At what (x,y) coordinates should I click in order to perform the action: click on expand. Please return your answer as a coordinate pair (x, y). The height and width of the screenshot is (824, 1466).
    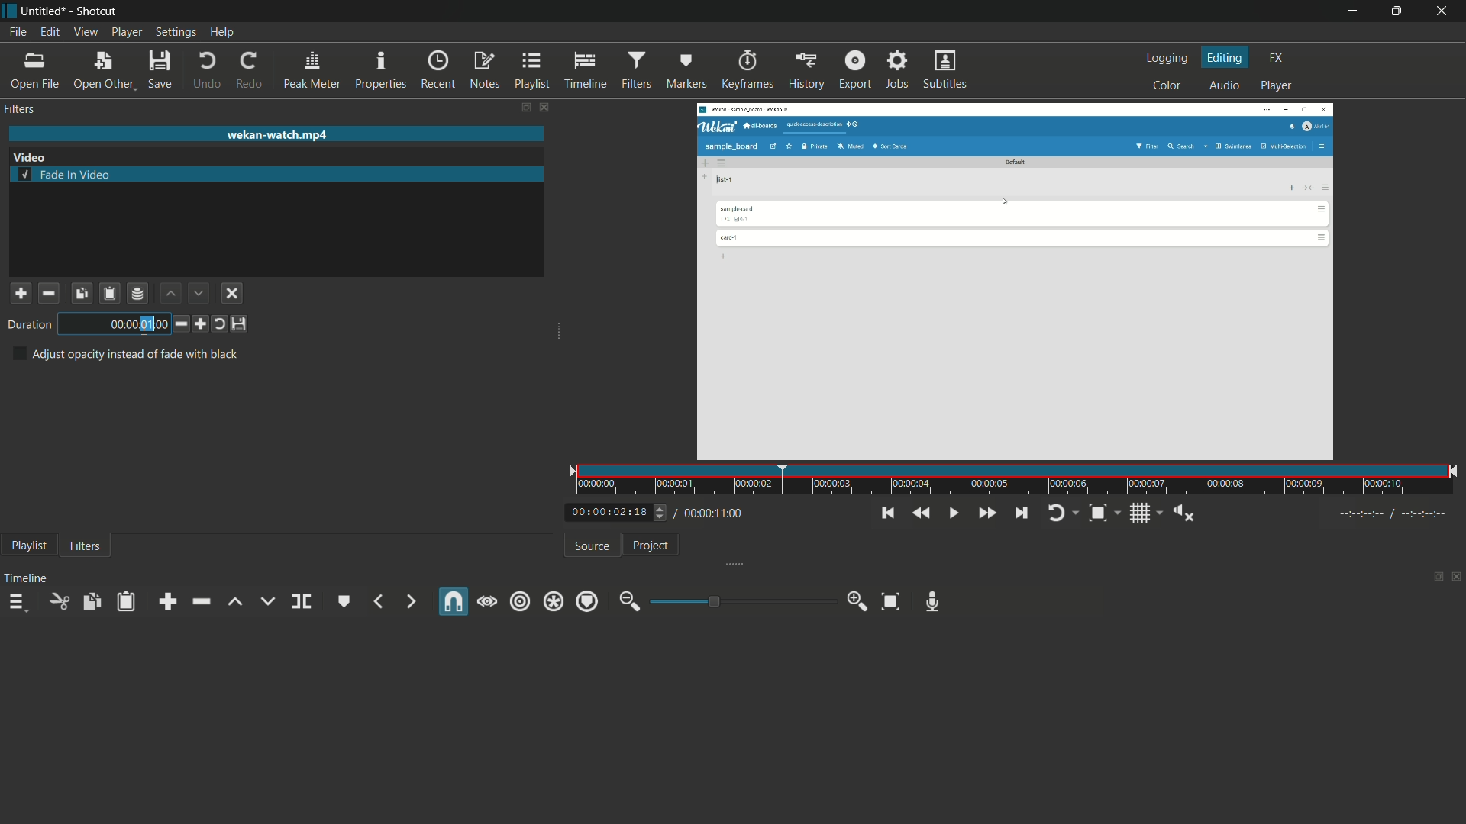
    Looking at the image, I should click on (559, 333).